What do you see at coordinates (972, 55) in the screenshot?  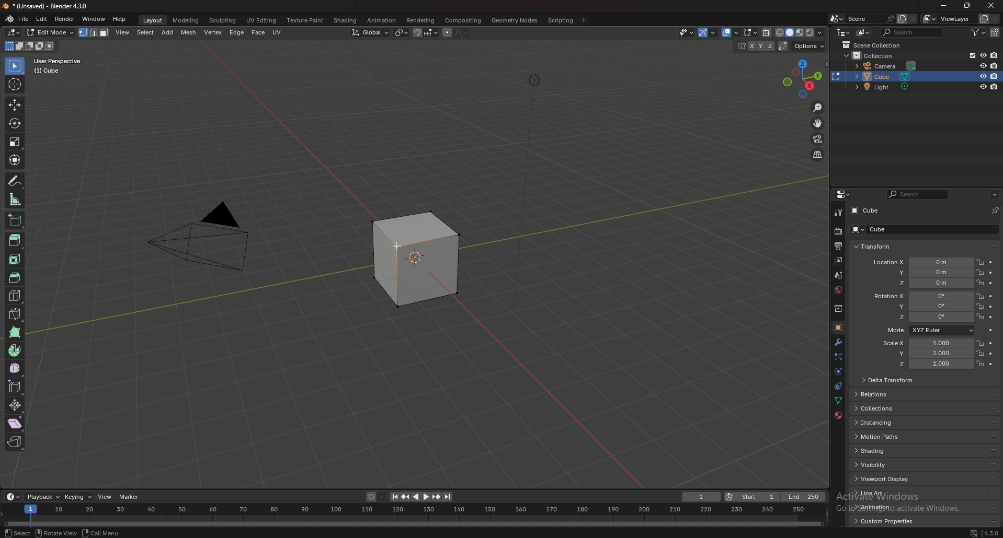 I see `exclude from view layer` at bounding box center [972, 55].